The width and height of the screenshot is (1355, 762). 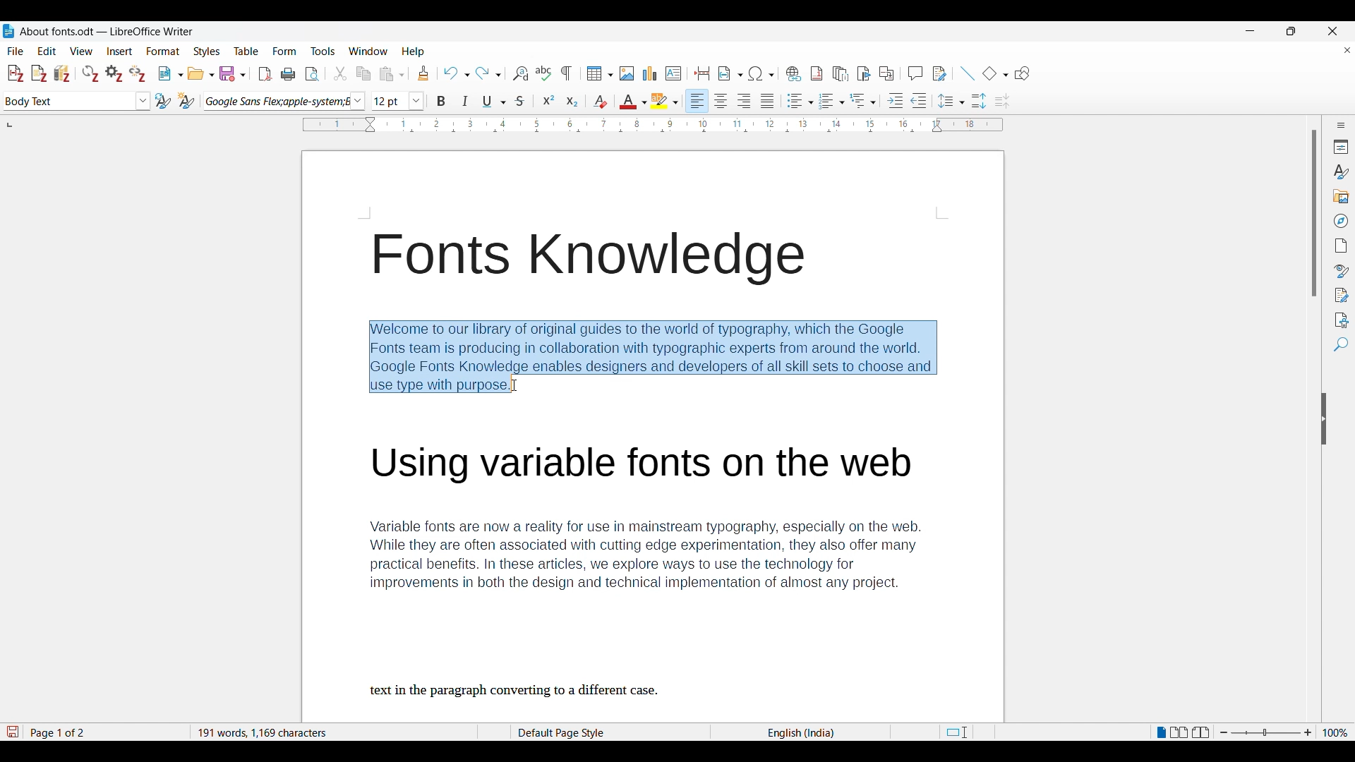 What do you see at coordinates (634, 101) in the screenshot?
I see `Text color options` at bounding box center [634, 101].